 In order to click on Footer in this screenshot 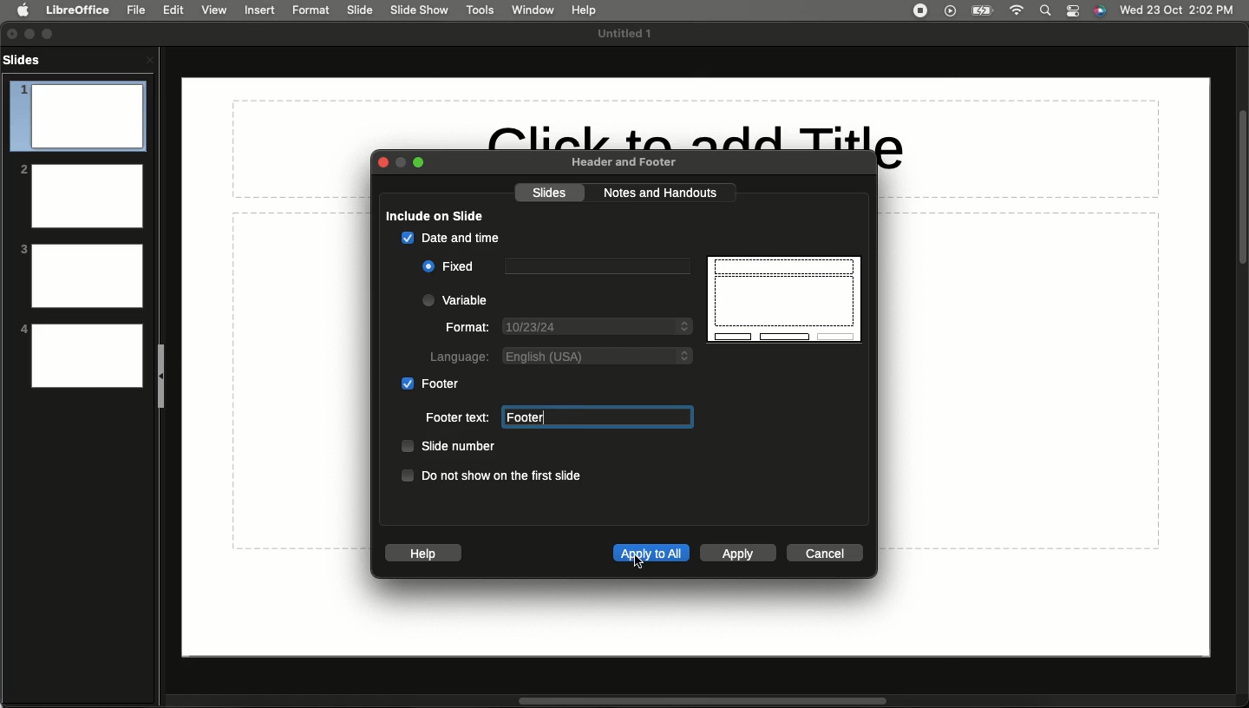, I will do `click(429, 383)`.